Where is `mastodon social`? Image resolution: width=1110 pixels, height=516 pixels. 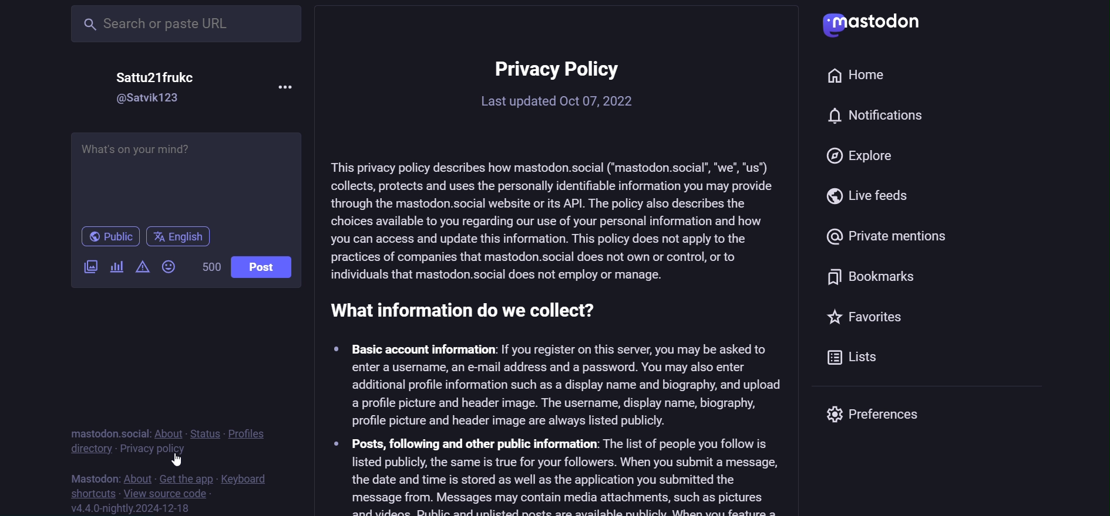
mastodon social is located at coordinates (112, 432).